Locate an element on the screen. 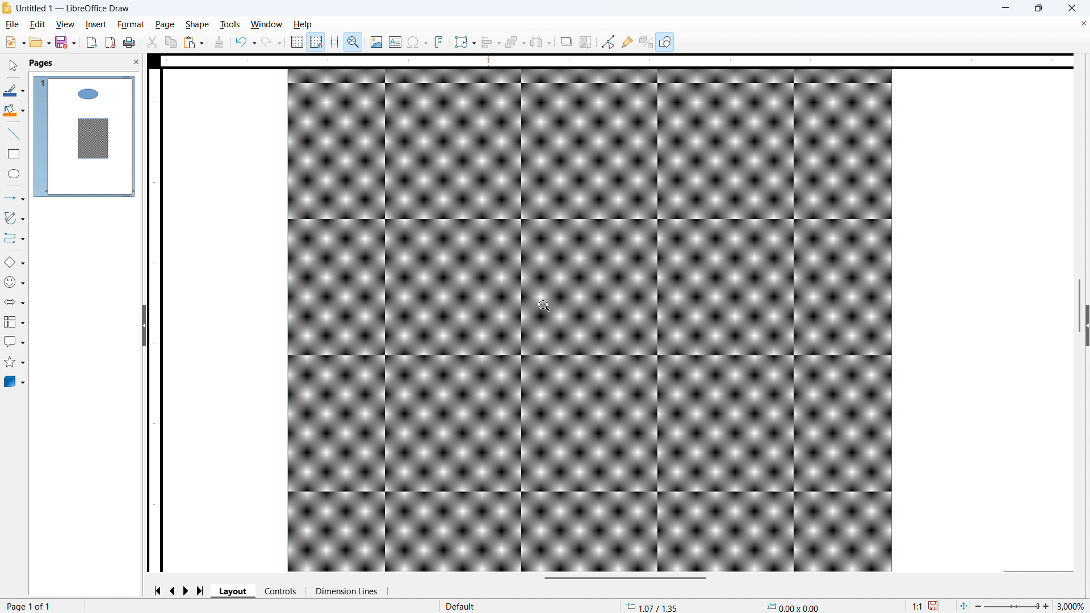 The image size is (1090, 613). select  is located at coordinates (14, 66).